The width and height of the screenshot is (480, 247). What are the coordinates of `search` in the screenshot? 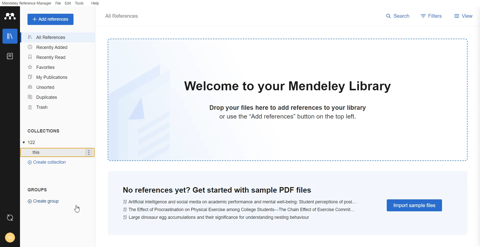 It's located at (397, 15).